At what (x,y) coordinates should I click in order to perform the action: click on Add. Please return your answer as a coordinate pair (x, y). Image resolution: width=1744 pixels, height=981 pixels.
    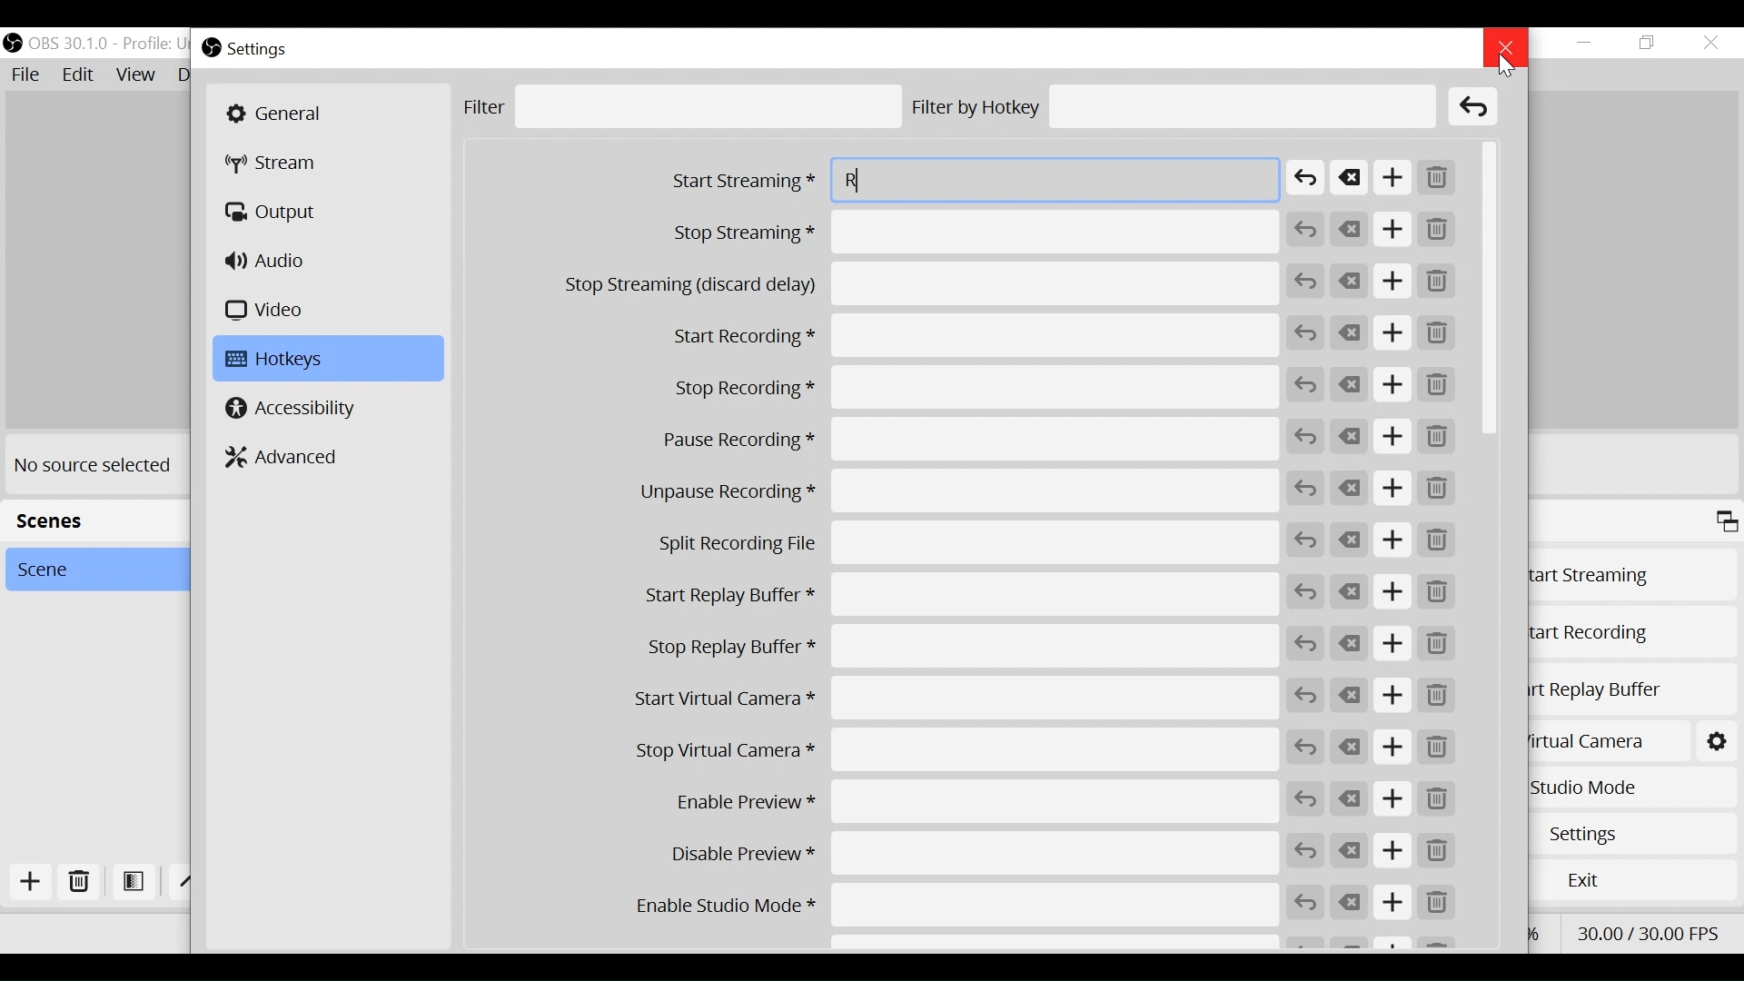
    Looking at the image, I should click on (1393, 438).